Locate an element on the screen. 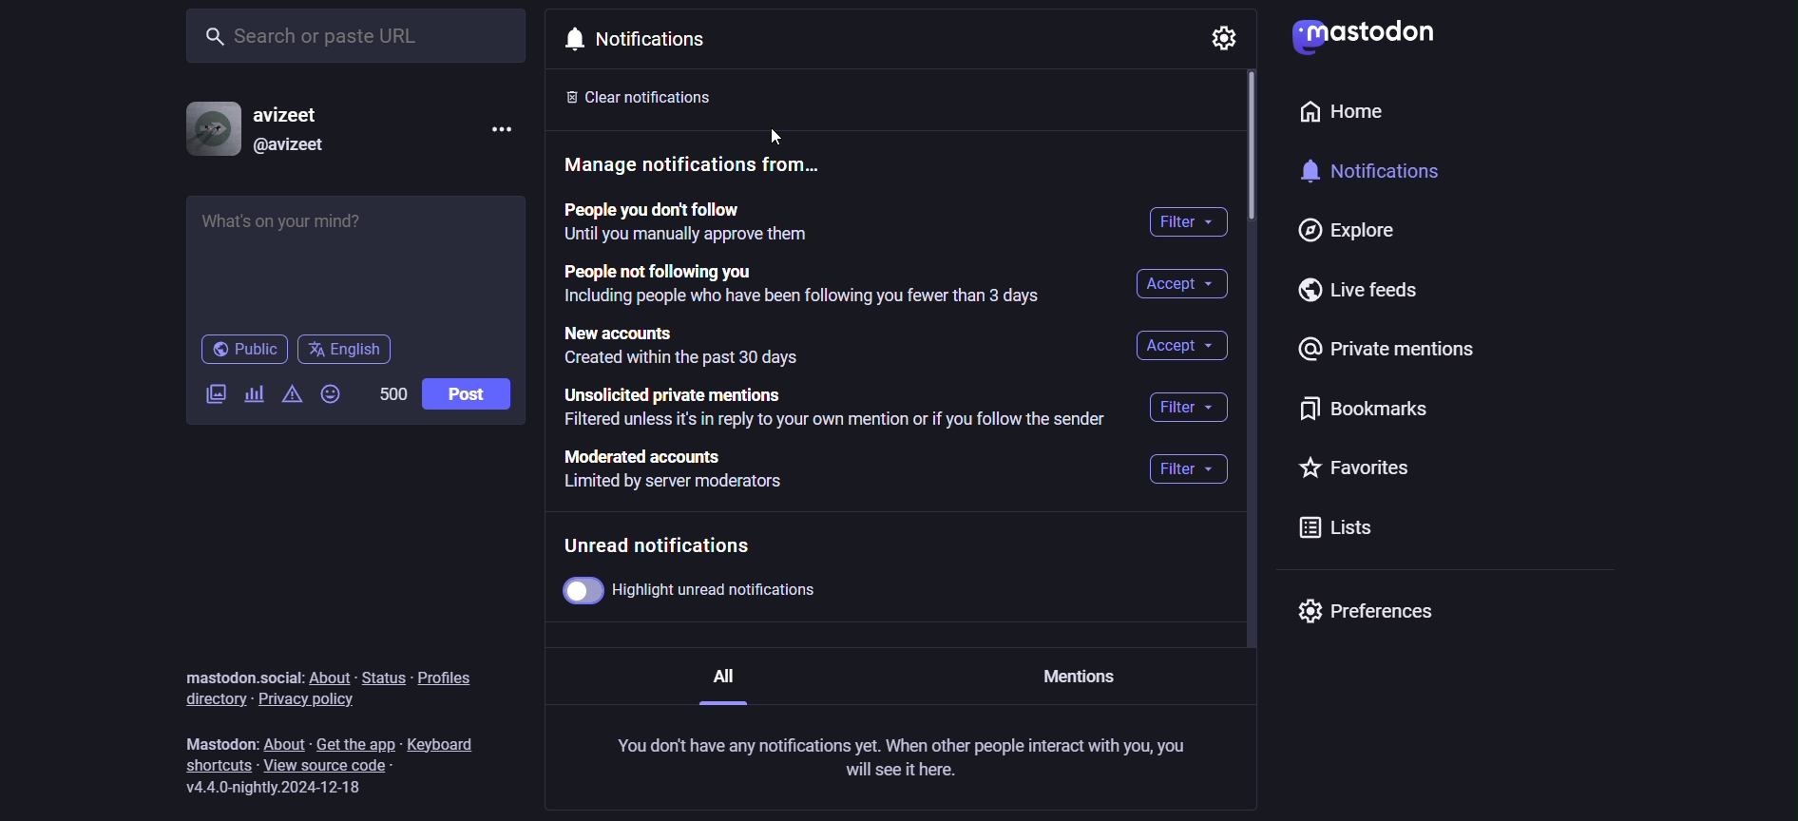 The height and width of the screenshot is (821, 1798). whats on your mind is located at coordinates (358, 259).